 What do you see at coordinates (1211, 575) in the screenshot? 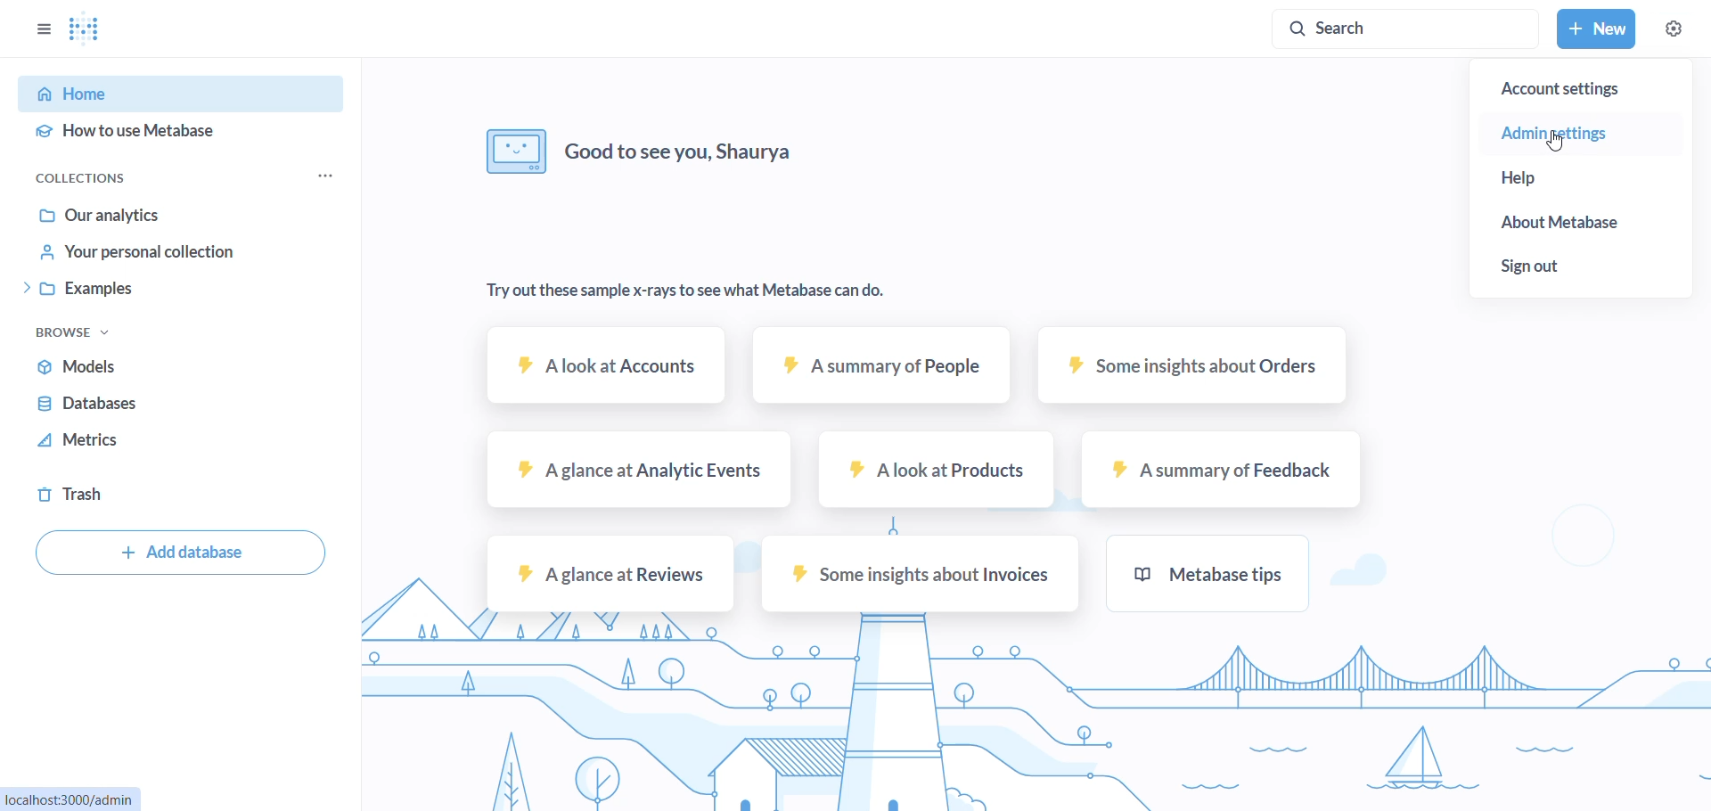
I see `metabase tips sample` at bounding box center [1211, 575].